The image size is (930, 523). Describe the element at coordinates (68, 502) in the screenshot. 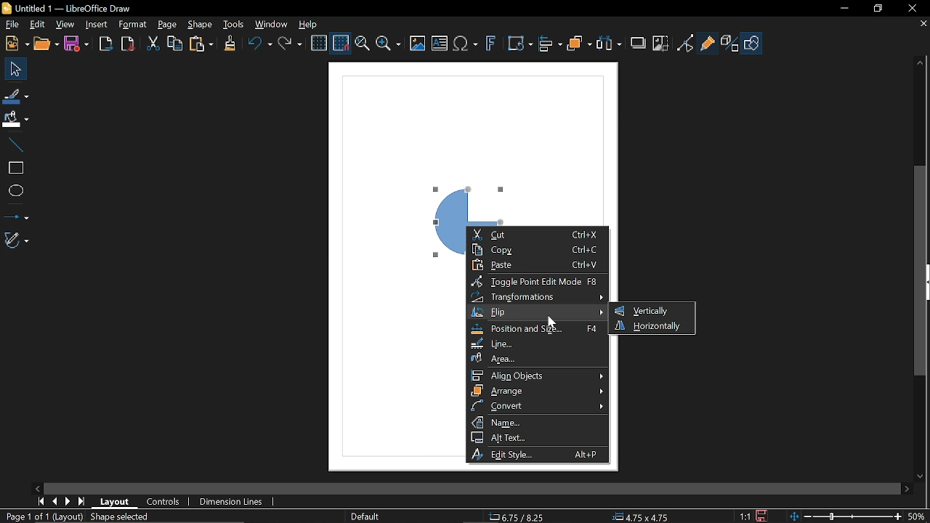

I see `Next page` at that location.